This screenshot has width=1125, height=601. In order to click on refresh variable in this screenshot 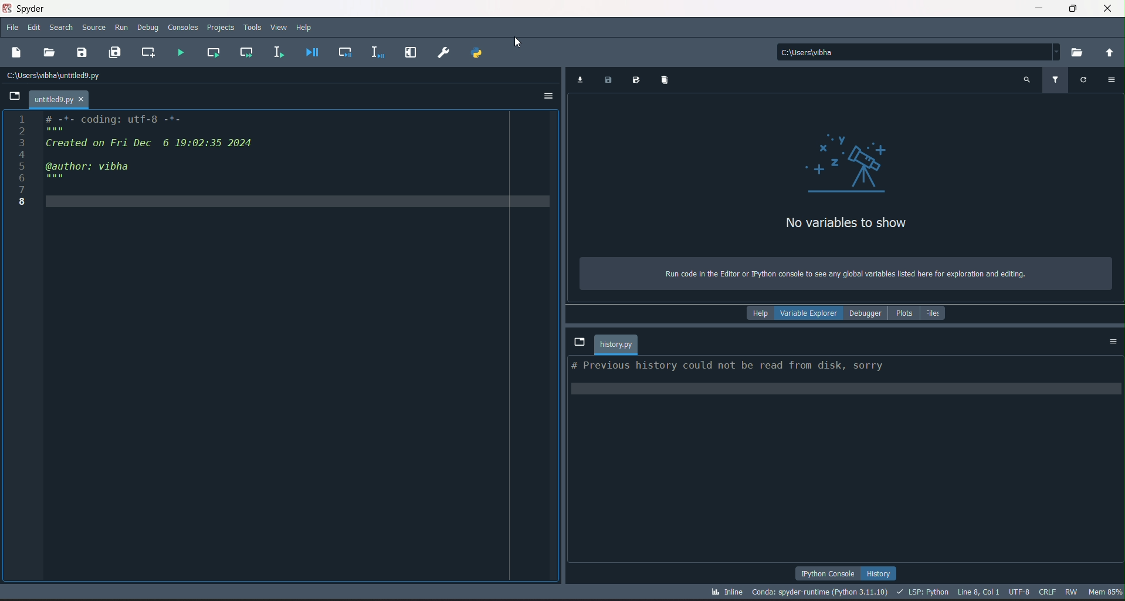, I will do `click(1083, 81)`.